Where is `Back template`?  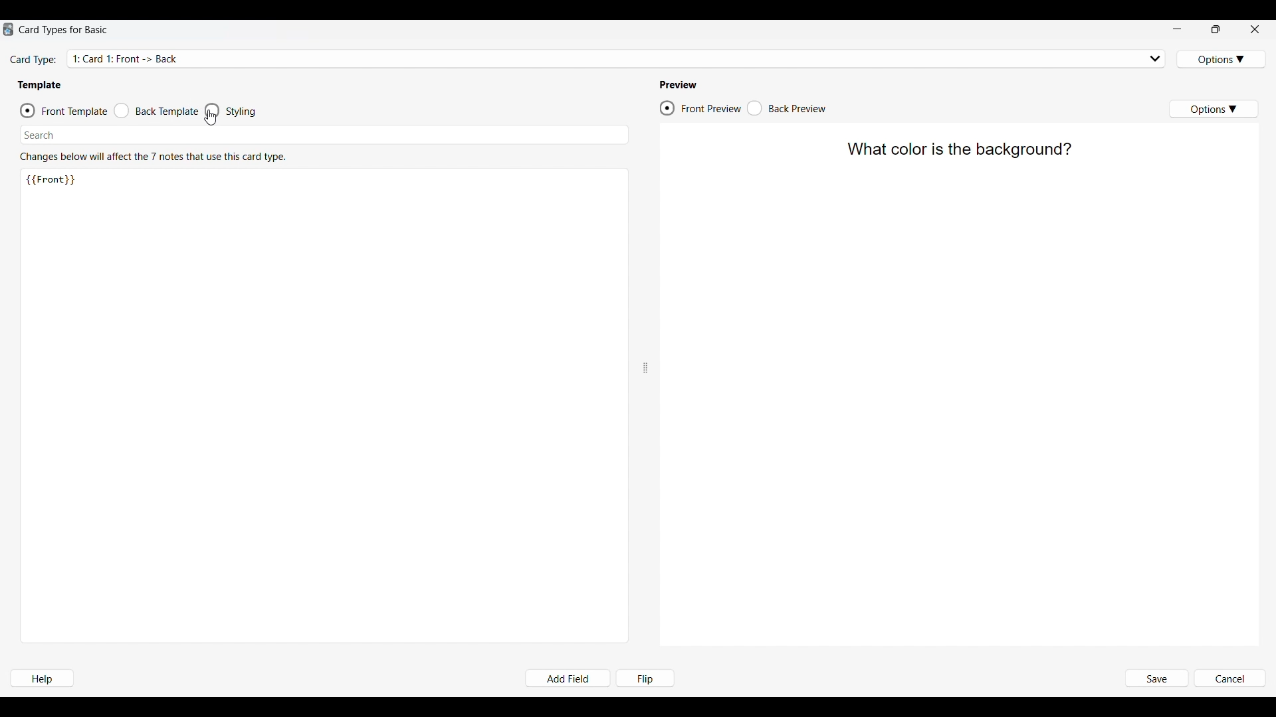
Back template is located at coordinates (156, 111).